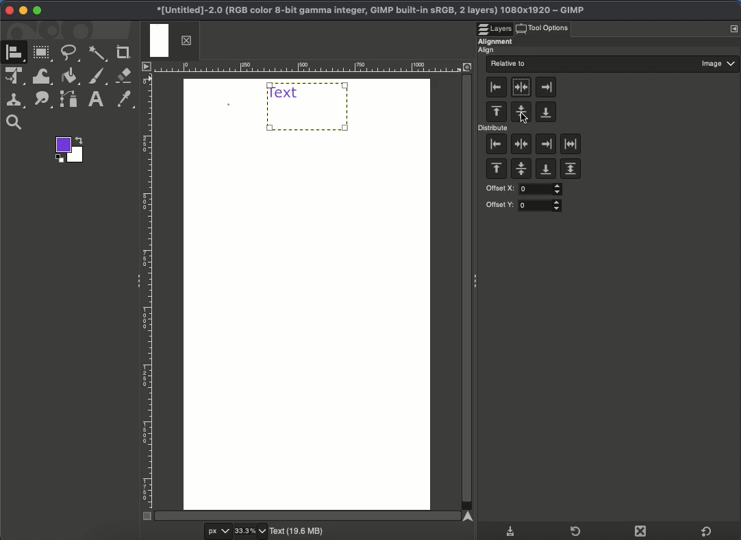 This screenshot has width=741, height=540. What do you see at coordinates (523, 189) in the screenshot?
I see `Offset X:` at bounding box center [523, 189].